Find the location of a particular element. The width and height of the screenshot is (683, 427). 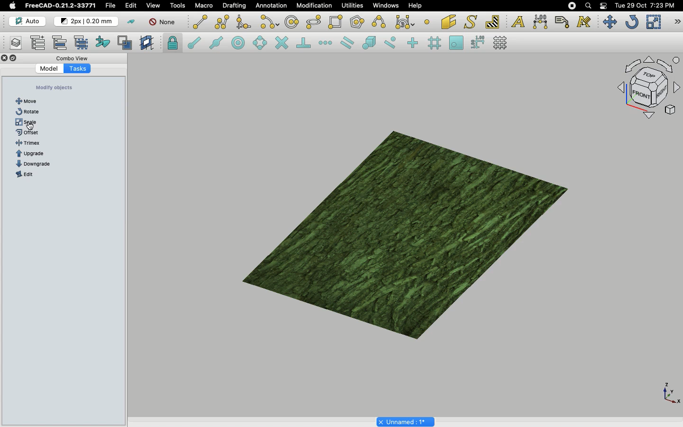

Snap midpoint is located at coordinates (215, 42).